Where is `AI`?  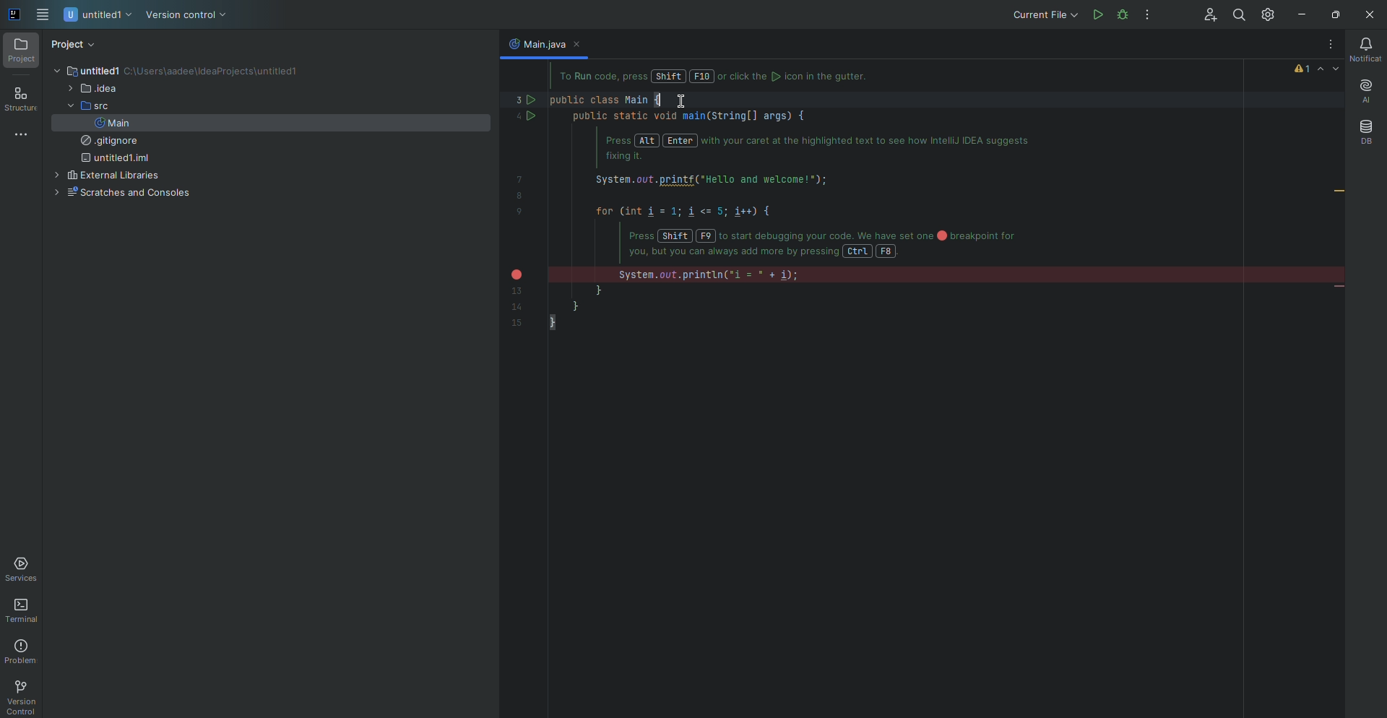
AI is located at coordinates (1364, 92).